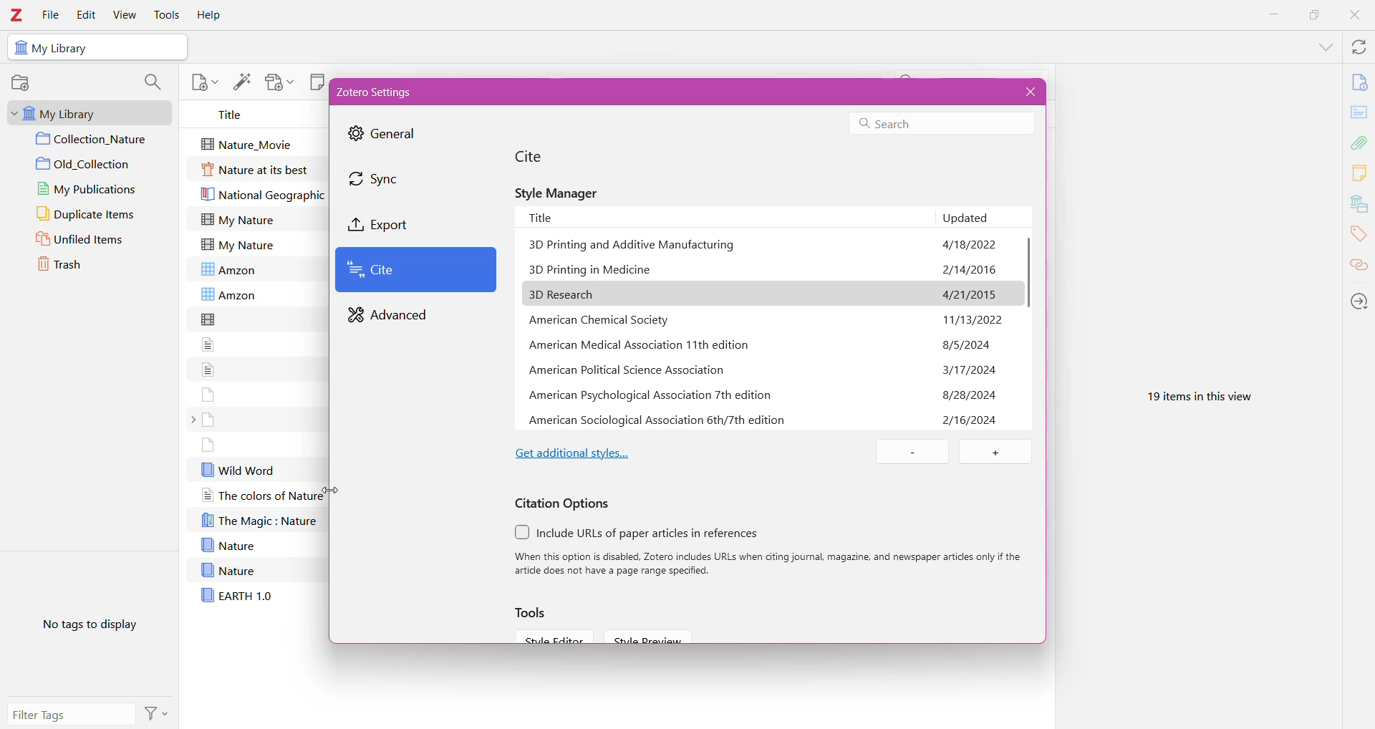  Describe the element at coordinates (208, 393) in the screenshot. I see `file without title` at that location.